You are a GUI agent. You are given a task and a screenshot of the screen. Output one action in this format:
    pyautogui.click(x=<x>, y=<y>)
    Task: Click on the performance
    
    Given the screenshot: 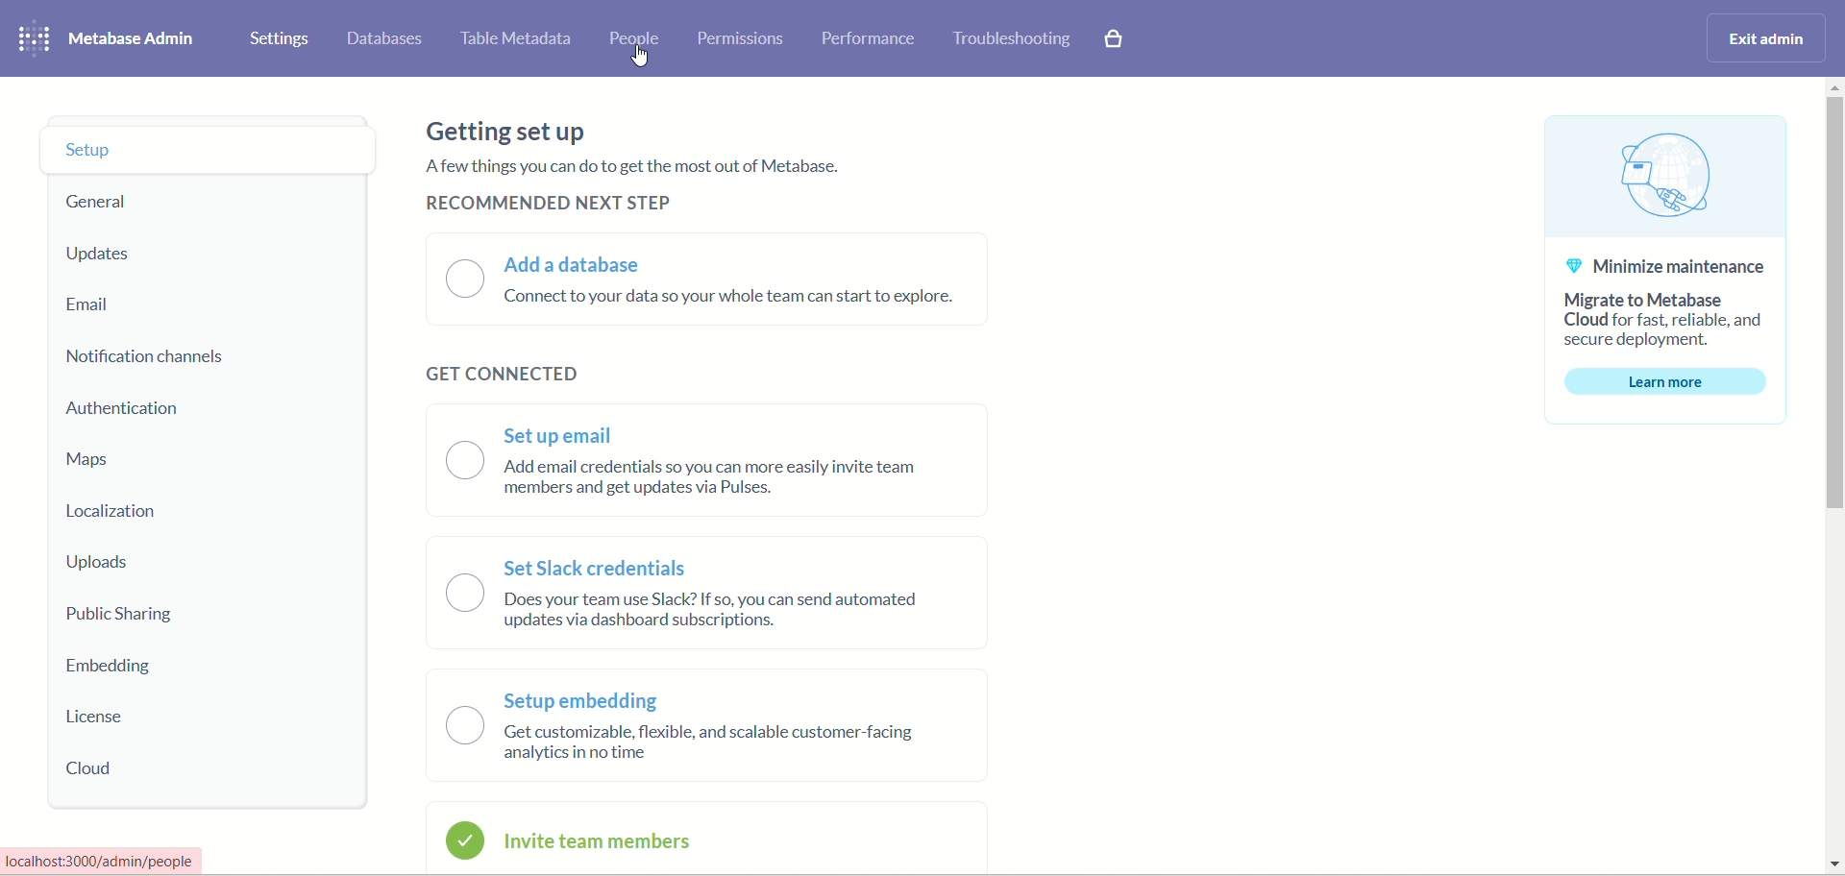 What is the action you would take?
    pyautogui.click(x=873, y=38)
    